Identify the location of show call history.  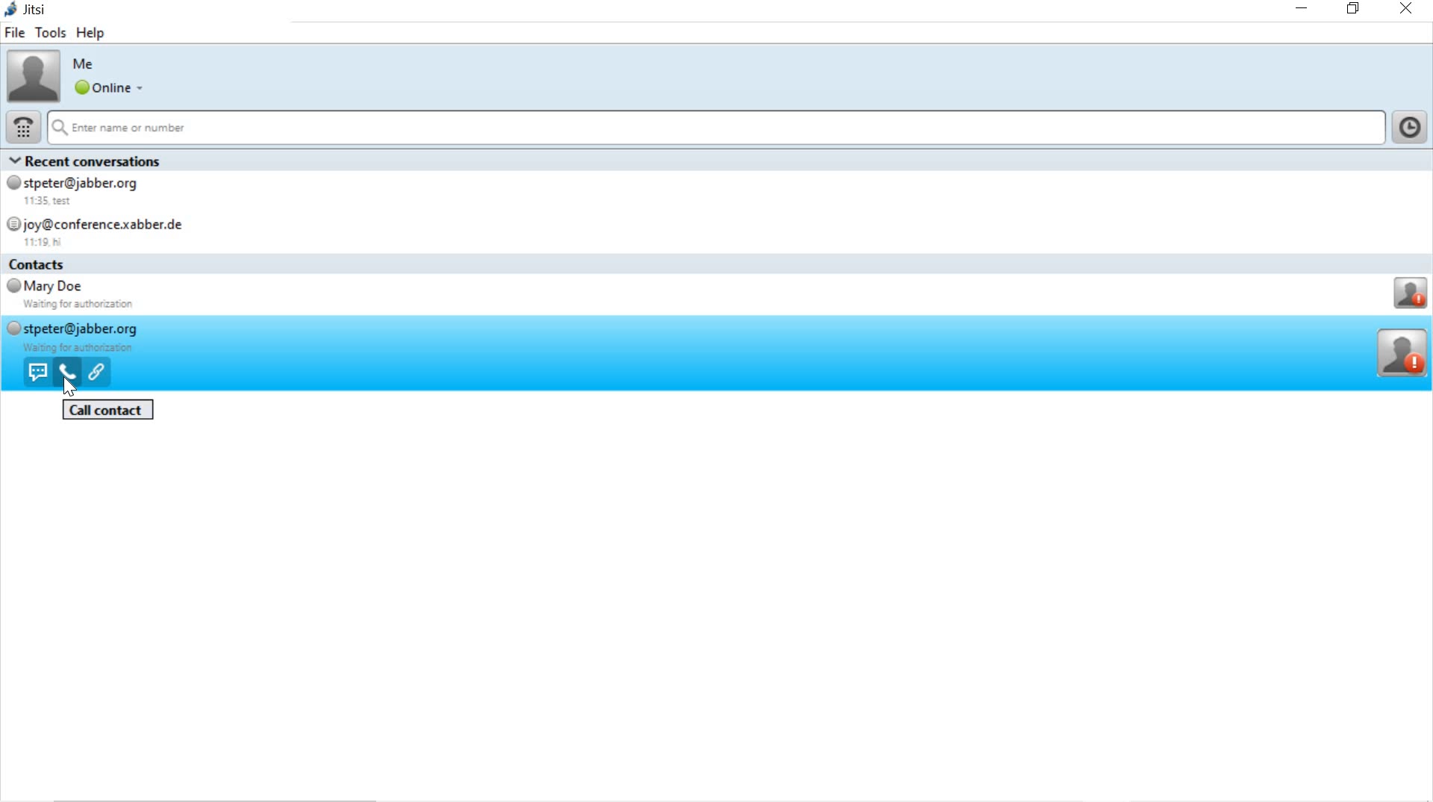
(1411, 126).